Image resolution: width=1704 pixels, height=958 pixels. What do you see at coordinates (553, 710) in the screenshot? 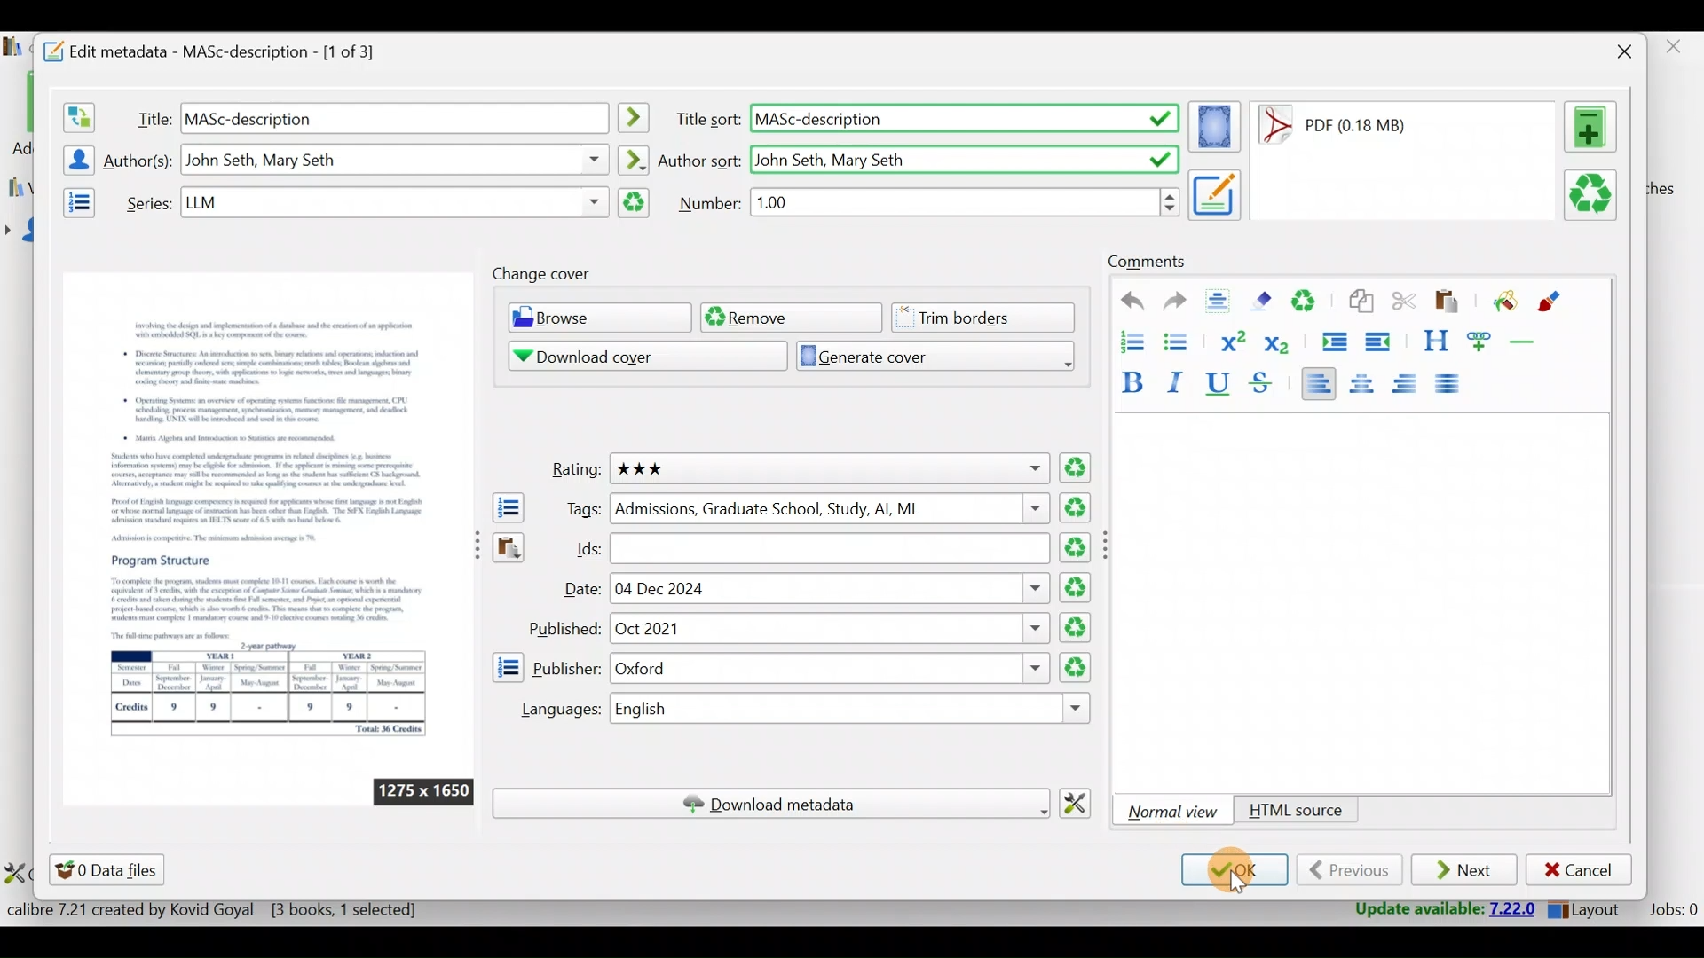
I see `Languages` at bounding box center [553, 710].